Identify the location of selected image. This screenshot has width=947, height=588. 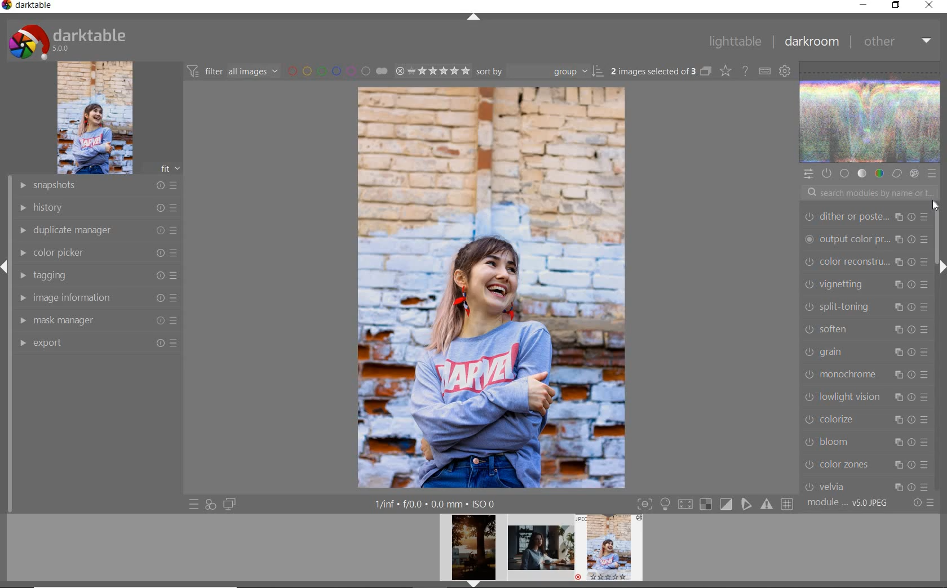
(492, 286).